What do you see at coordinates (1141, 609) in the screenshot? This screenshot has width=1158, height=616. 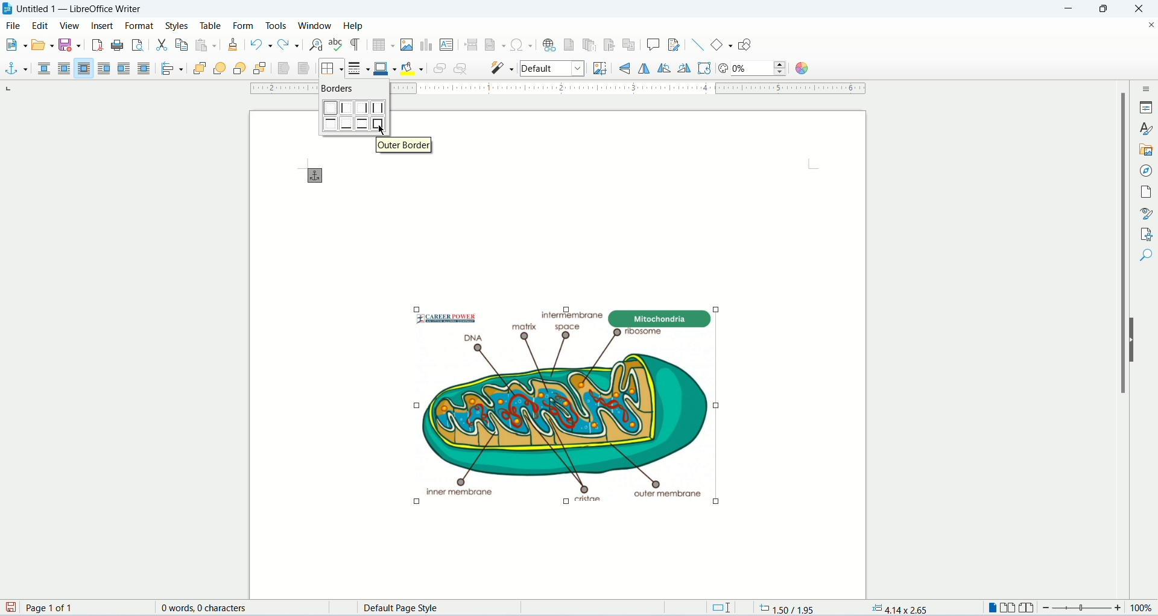 I see `zoom percent` at bounding box center [1141, 609].